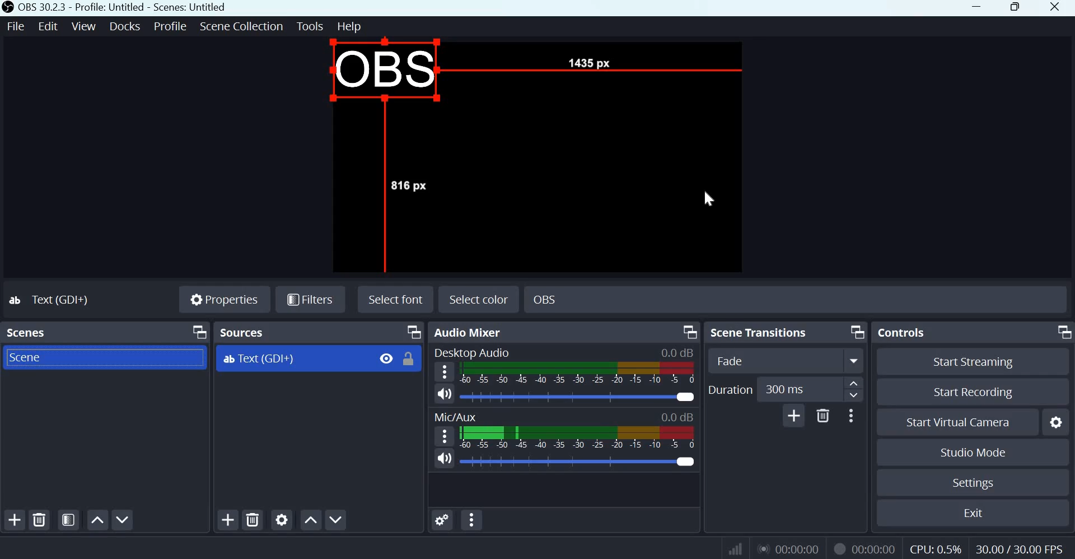 This screenshot has height=559, width=1075. What do you see at coordinates (677, 353) in the screenshot?
I see `0.0 dB` at bounding box center [677, 353].